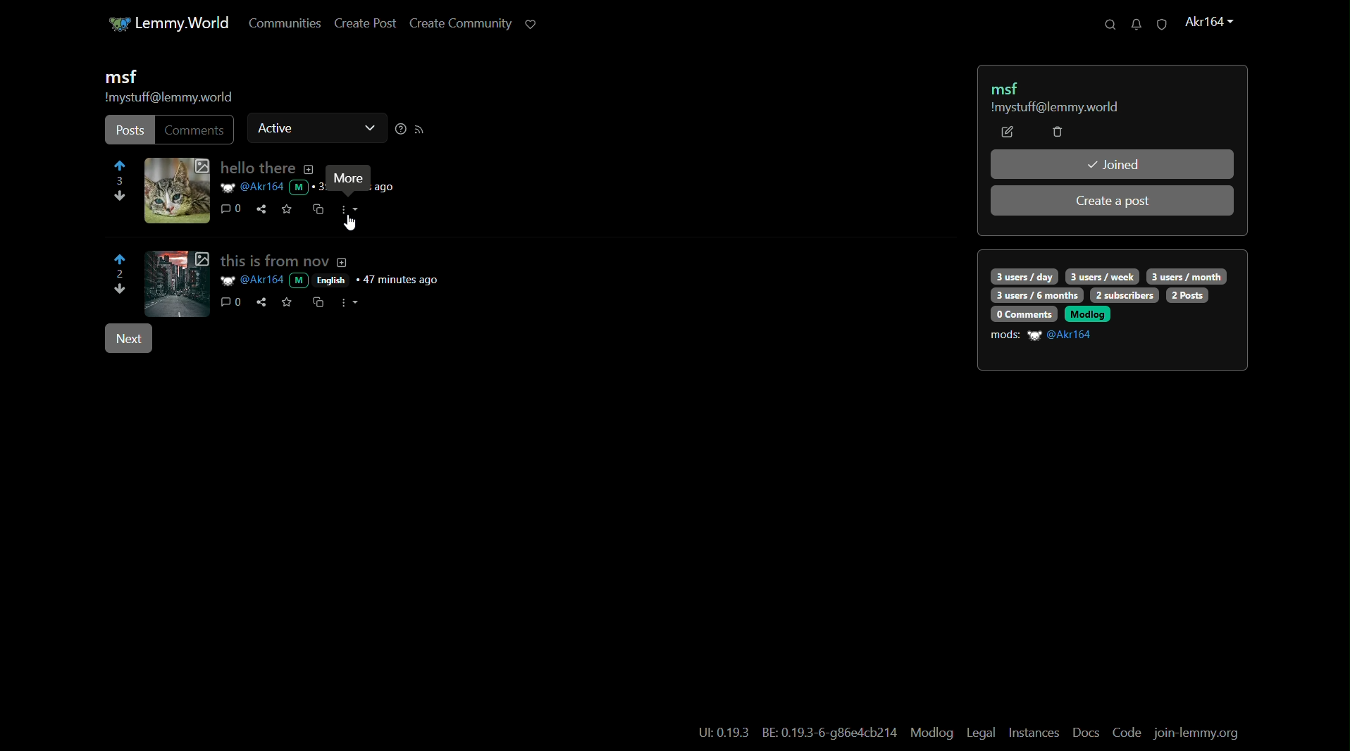  What do you see at coordinates (177, 283) in the screenshot?
I see `image` at bounding box center [177, 283].